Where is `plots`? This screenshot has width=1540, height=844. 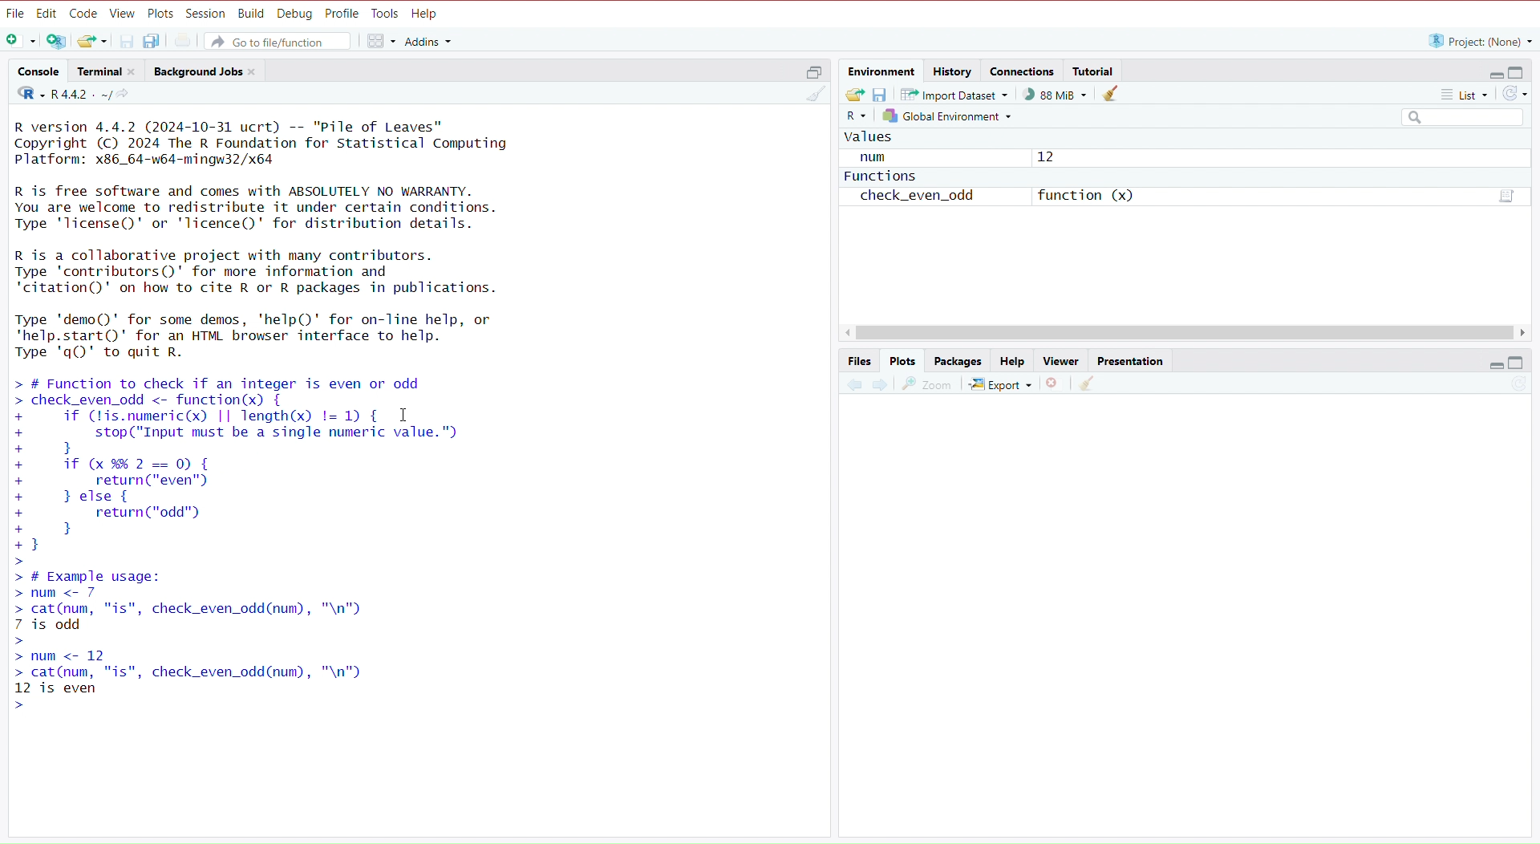
plots is located at coordinates (160, 13).